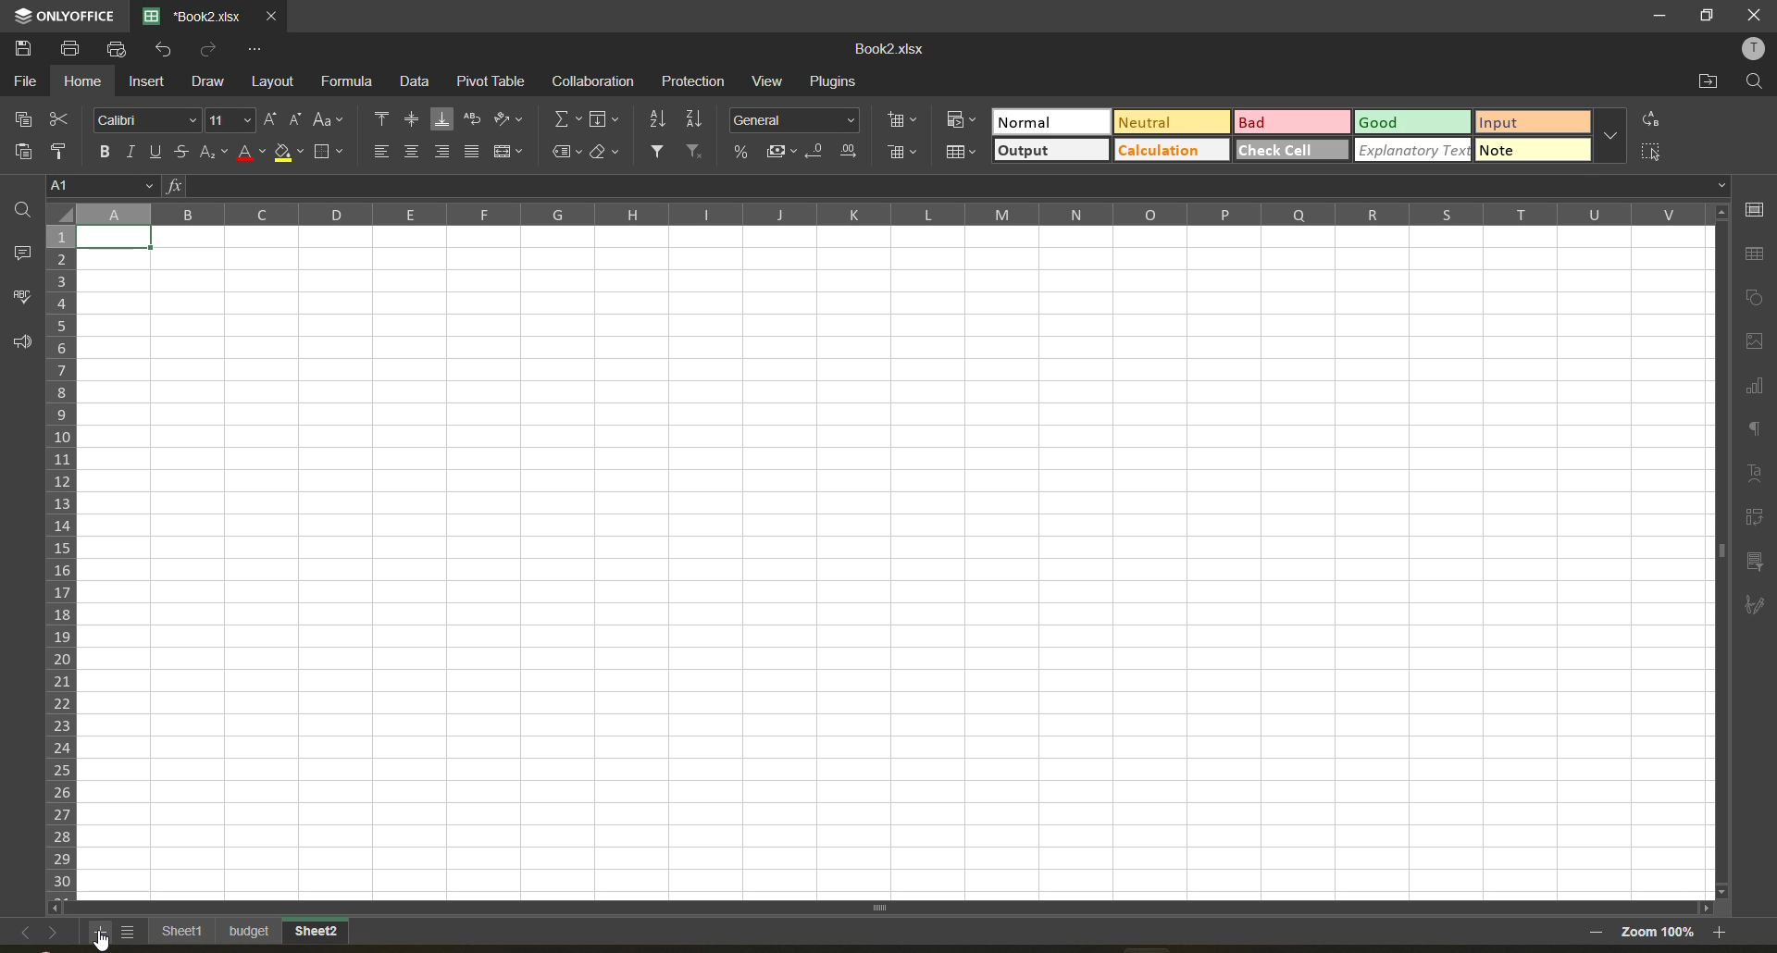  I want to click on  new sheet added, so click(318, 932).